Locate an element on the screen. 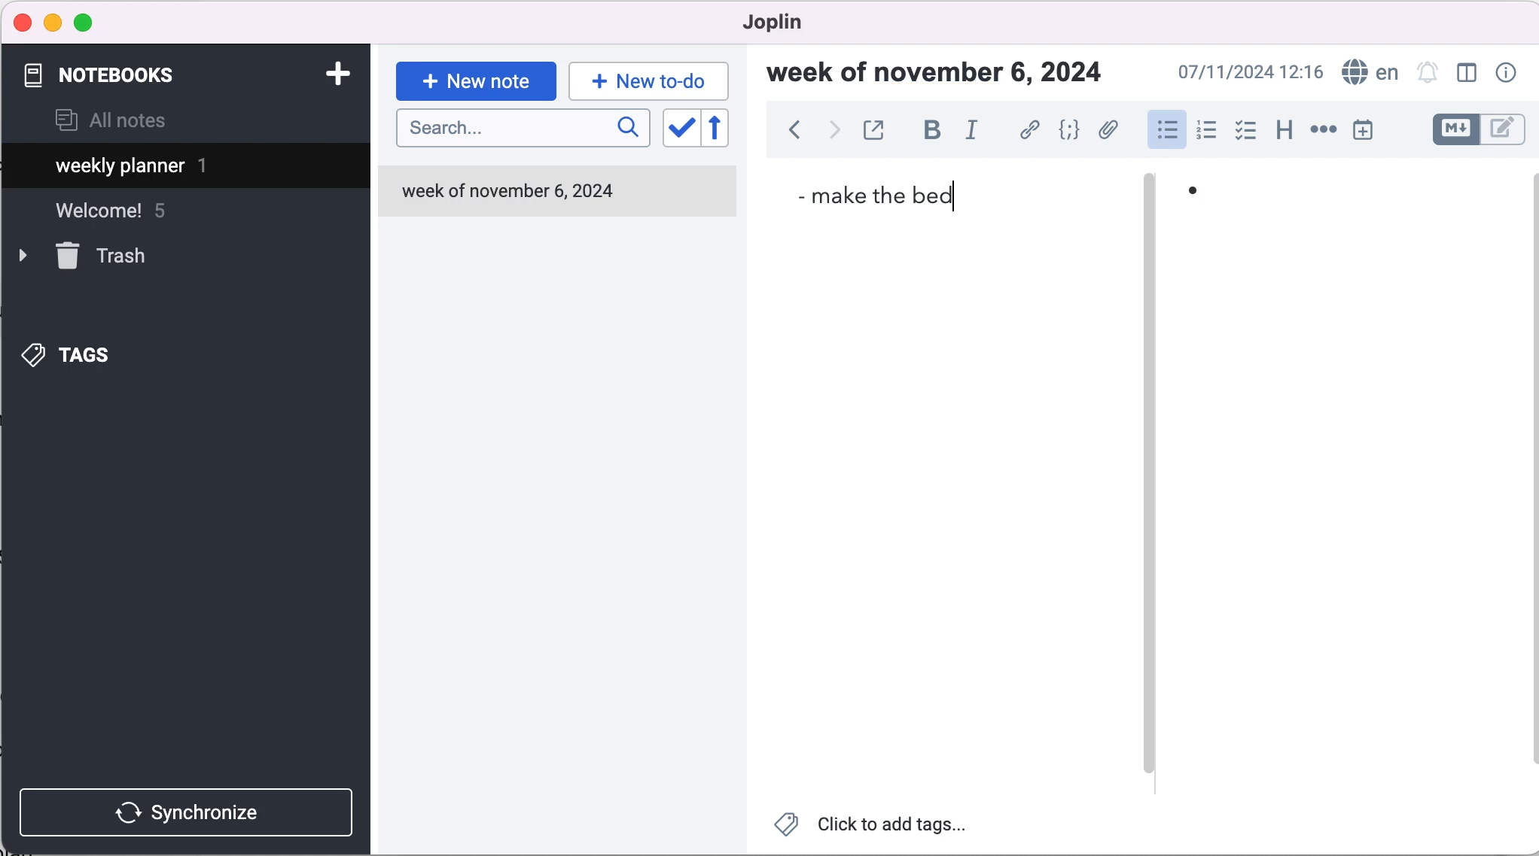 The image size is (1539, 856). forward is located at coordinates (832, 132).